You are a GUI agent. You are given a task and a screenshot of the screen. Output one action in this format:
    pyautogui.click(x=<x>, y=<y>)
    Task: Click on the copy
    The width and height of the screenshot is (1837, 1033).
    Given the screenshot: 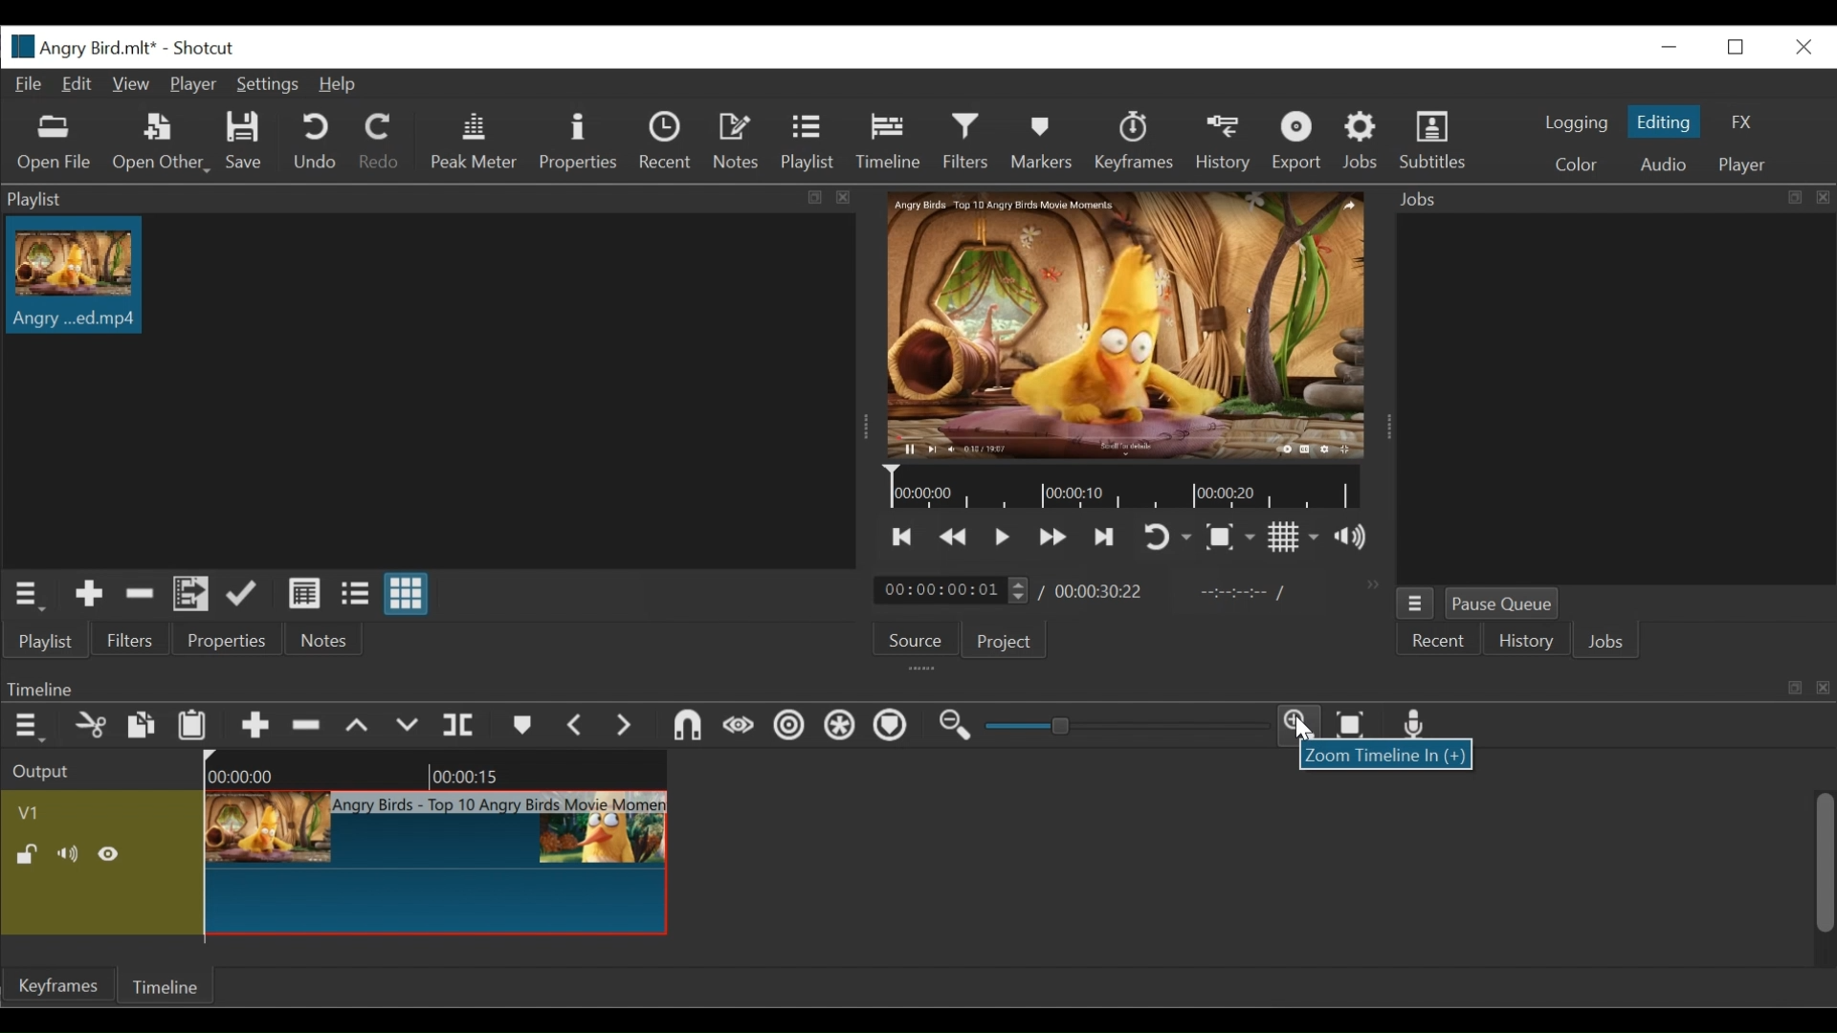 What is the action you would take?
    pyautogui.click(x=141, y=726)
    